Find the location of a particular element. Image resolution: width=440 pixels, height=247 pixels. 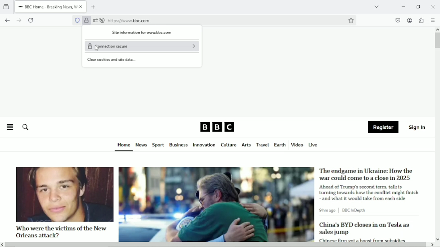

Accounts is located at coordinates (409, 19).